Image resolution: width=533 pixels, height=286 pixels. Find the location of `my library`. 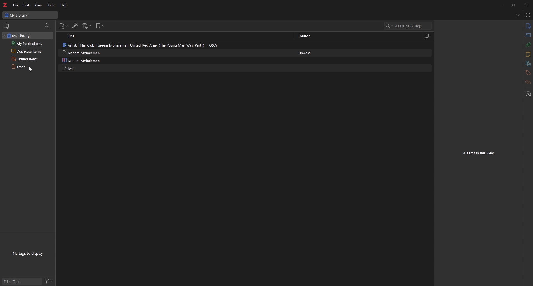

my library is located at coordinates (31, 15).